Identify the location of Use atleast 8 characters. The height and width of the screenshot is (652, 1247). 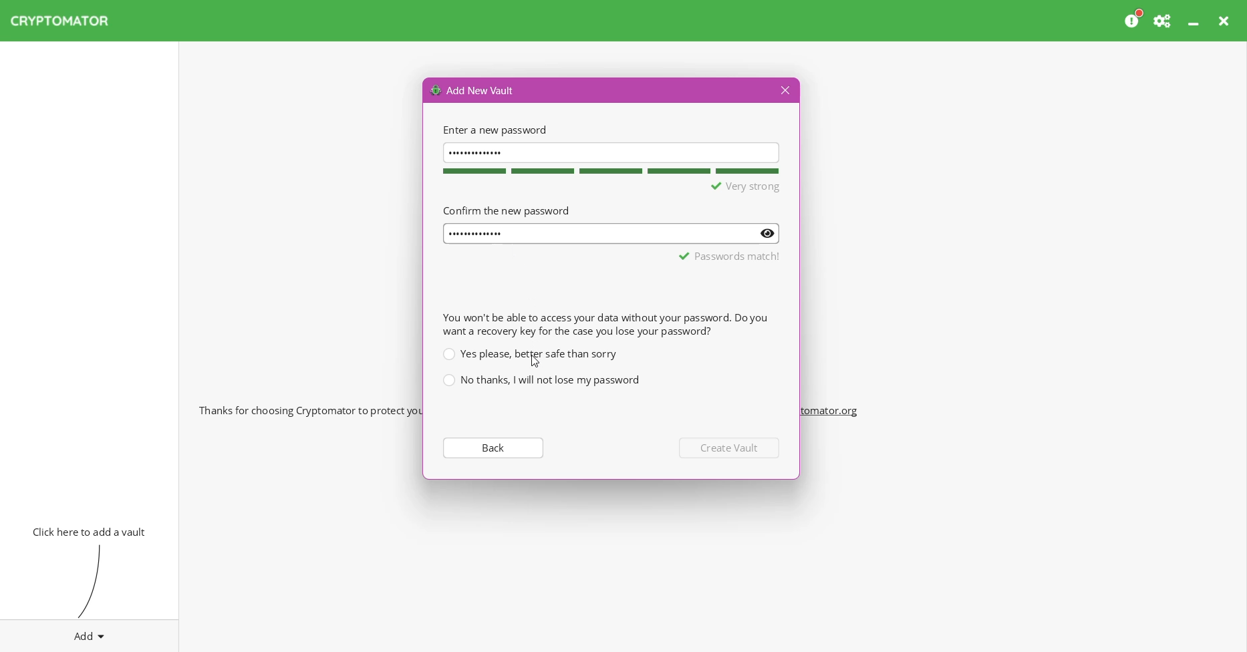
(722, 187).